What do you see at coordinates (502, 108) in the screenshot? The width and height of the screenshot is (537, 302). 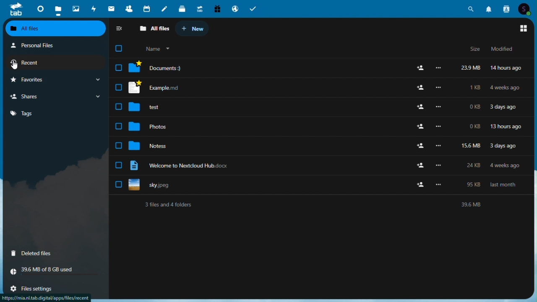 I see `3 days ago` at bounding box center [502, 108].